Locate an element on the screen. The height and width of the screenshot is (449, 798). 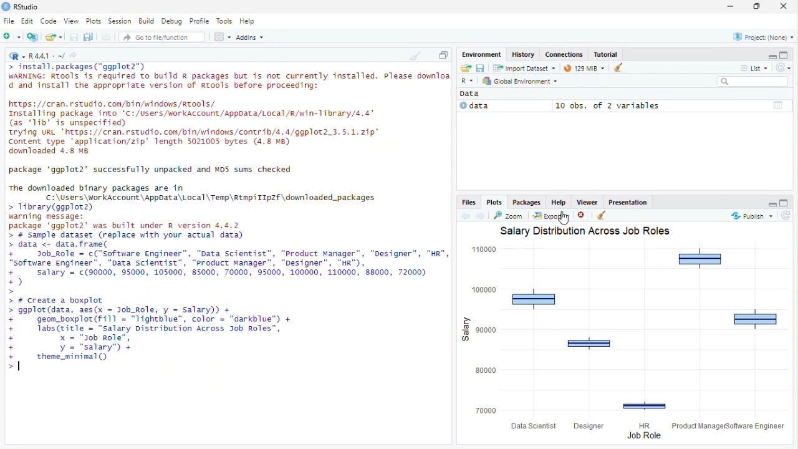
View the current working directory is located at coordinates (73, 56).